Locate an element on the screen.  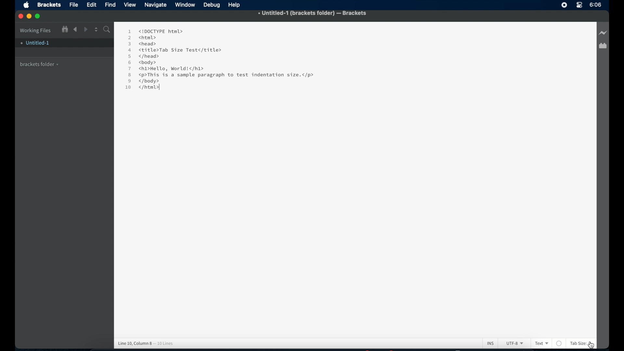
Stop is located at coordinates (564, 5).